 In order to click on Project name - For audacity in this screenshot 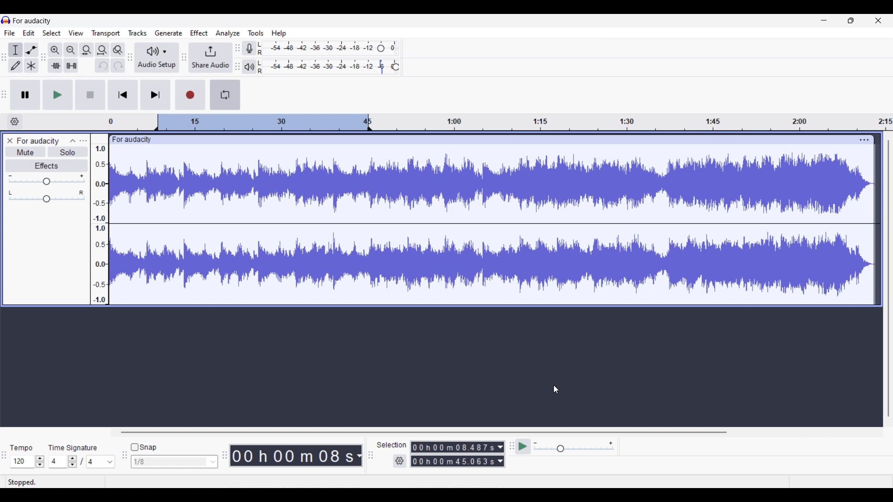, I will do `click(33, 21)`.